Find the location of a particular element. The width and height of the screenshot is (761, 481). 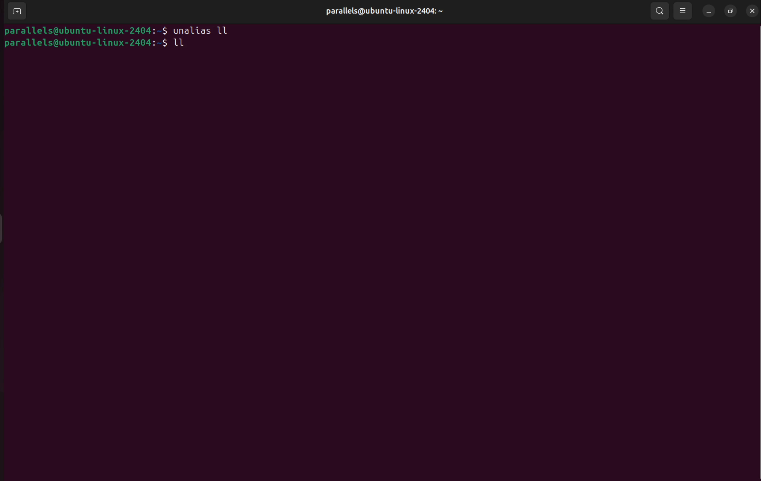

minimize is located at coordinates (709, 11).